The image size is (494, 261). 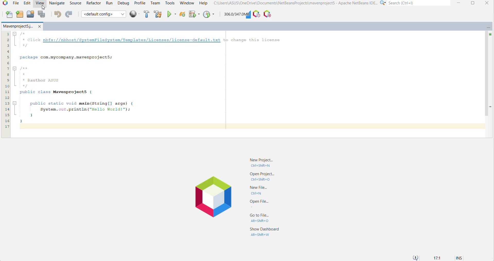 I want to click on cursor, so click(x=44, y=8).